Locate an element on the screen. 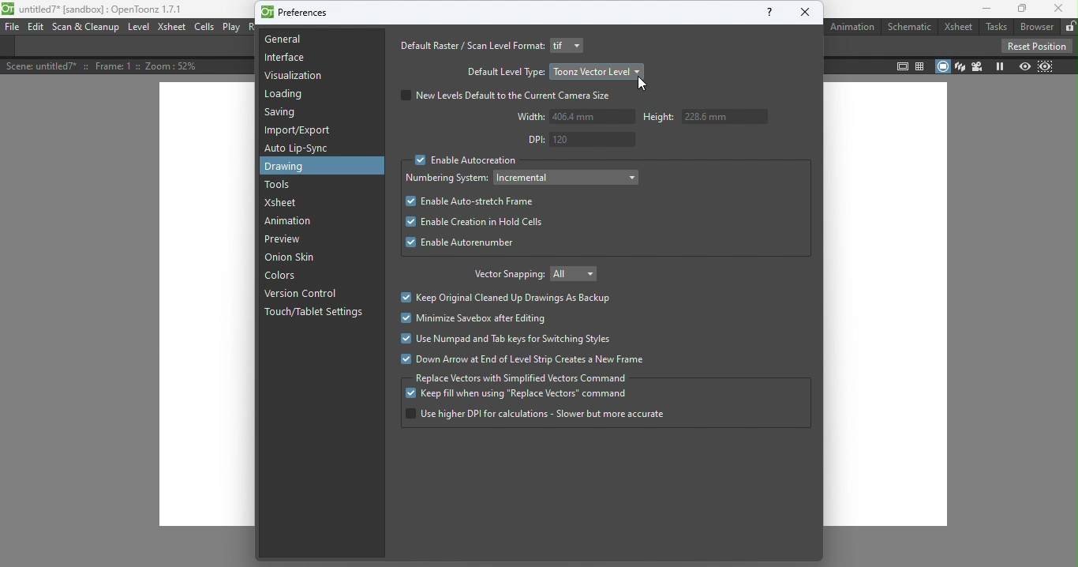  Auto lip-sync is located at coordinates (300, 148).